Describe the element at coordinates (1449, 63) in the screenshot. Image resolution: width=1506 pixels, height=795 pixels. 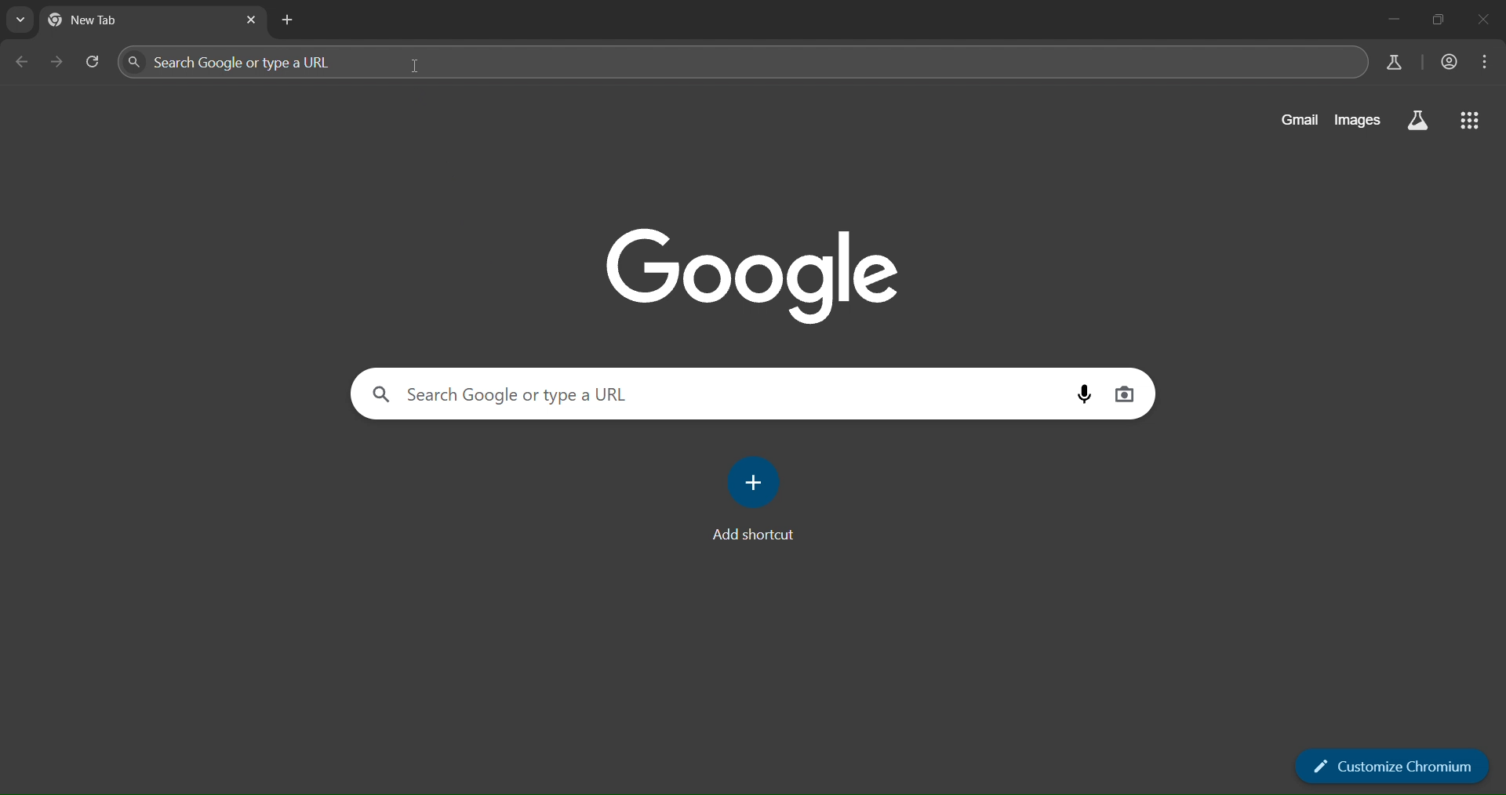
I see `account` at that location.